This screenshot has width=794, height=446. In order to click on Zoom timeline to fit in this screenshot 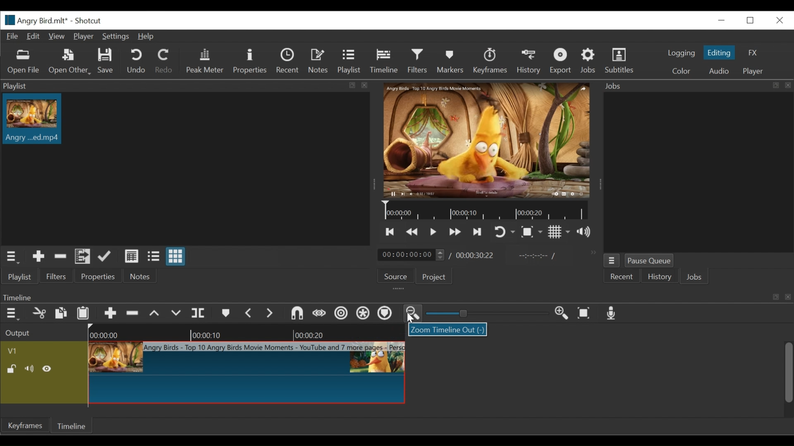, I will do `click(585, 313)`.